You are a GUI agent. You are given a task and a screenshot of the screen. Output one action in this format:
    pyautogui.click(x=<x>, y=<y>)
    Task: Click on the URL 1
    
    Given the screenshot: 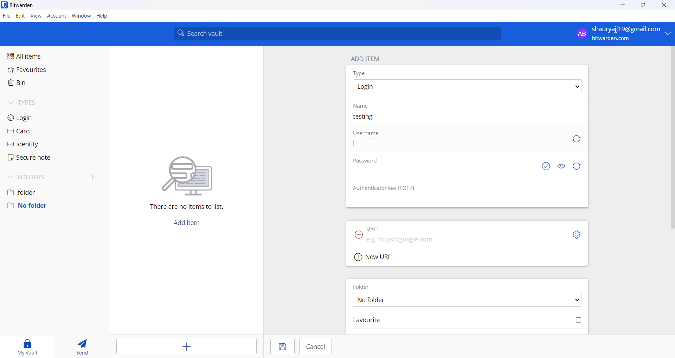 What is the action you would take?
    pyautogui.click(x=386, y=228)
    